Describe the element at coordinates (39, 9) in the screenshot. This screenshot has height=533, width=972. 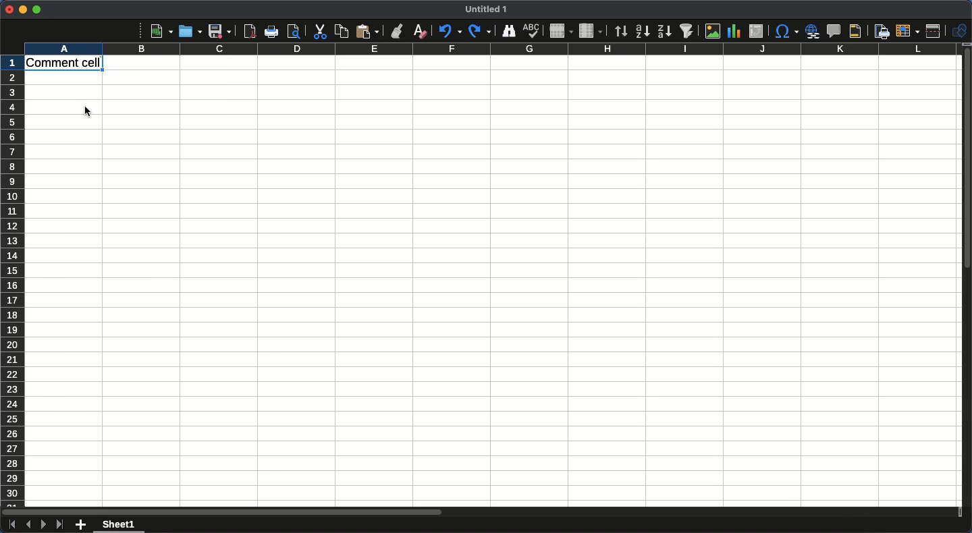
I see `Maximize` at that location.